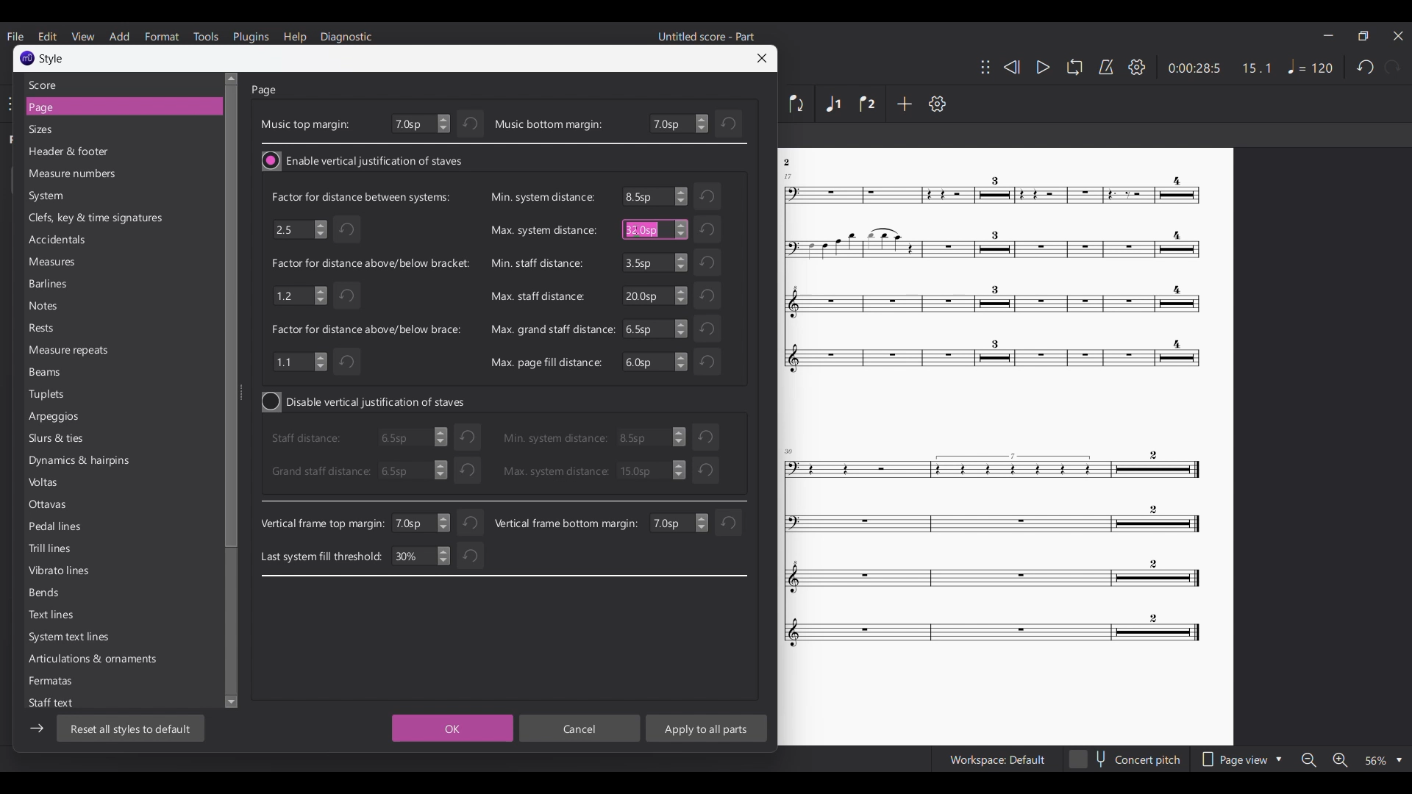 This screenshot has width=1412, height=794. What do you see at coordinates (82, 36) in the screenshot?
I see `View menu` at bounding box center [82, 36].